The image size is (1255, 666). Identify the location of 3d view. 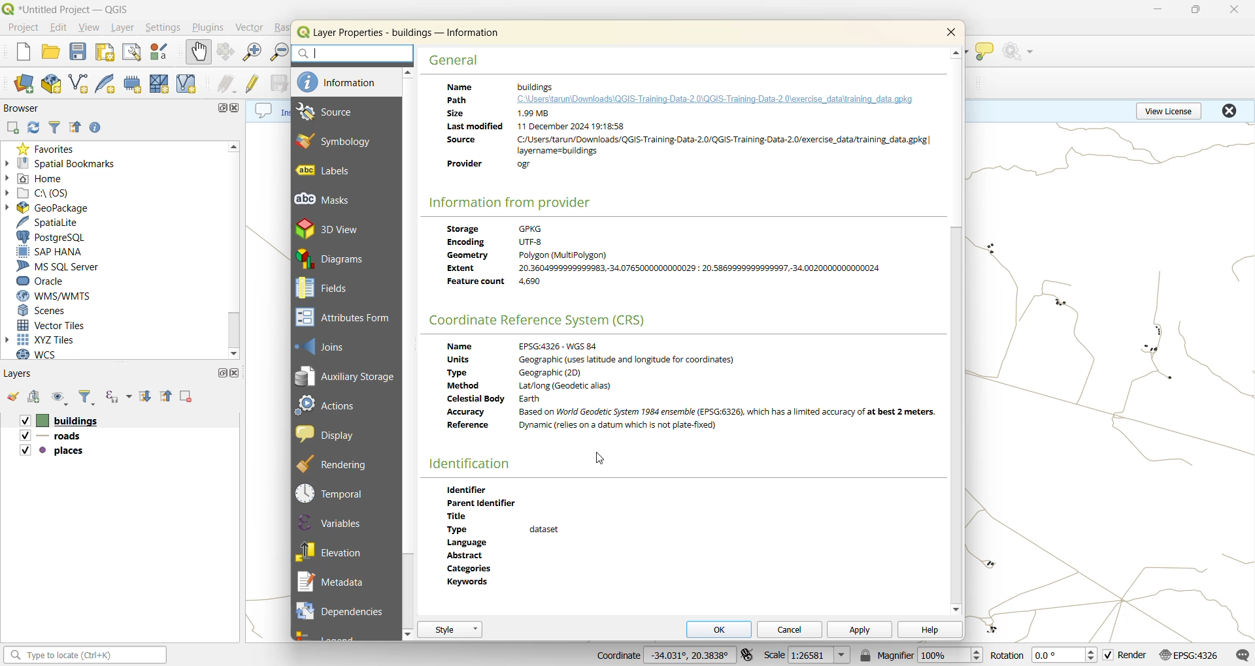
(336, 228).